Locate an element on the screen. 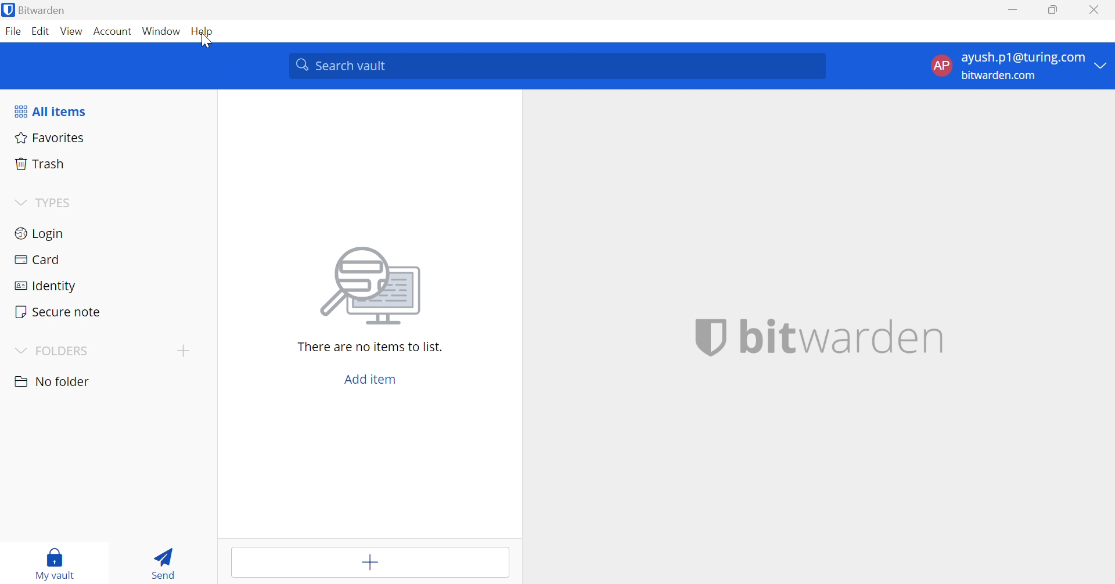  View is located at coordinates (72, 31).